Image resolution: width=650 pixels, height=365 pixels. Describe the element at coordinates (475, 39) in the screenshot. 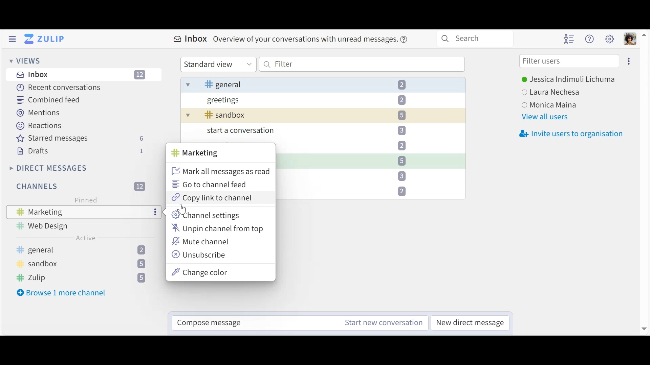

I see `Search` at that location.